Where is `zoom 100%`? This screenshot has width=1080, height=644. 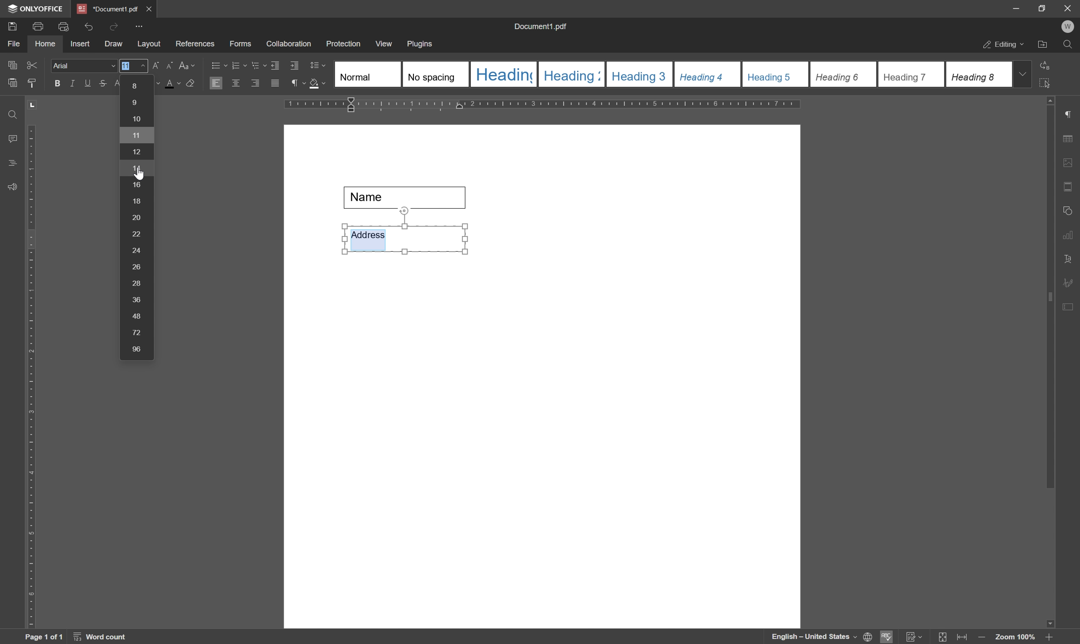 zoom 100% is located at coordinates (1014, 637).